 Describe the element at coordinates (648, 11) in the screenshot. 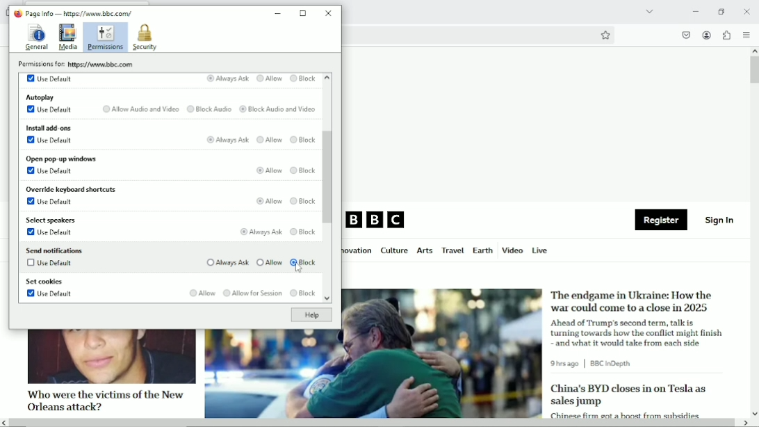

I see `List all tabs` at that location.